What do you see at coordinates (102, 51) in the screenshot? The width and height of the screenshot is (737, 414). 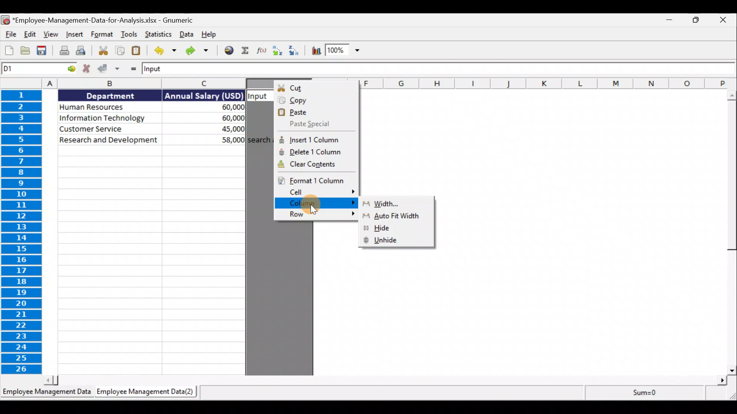 I see `Cut selection` at bounding box center [102, 51].